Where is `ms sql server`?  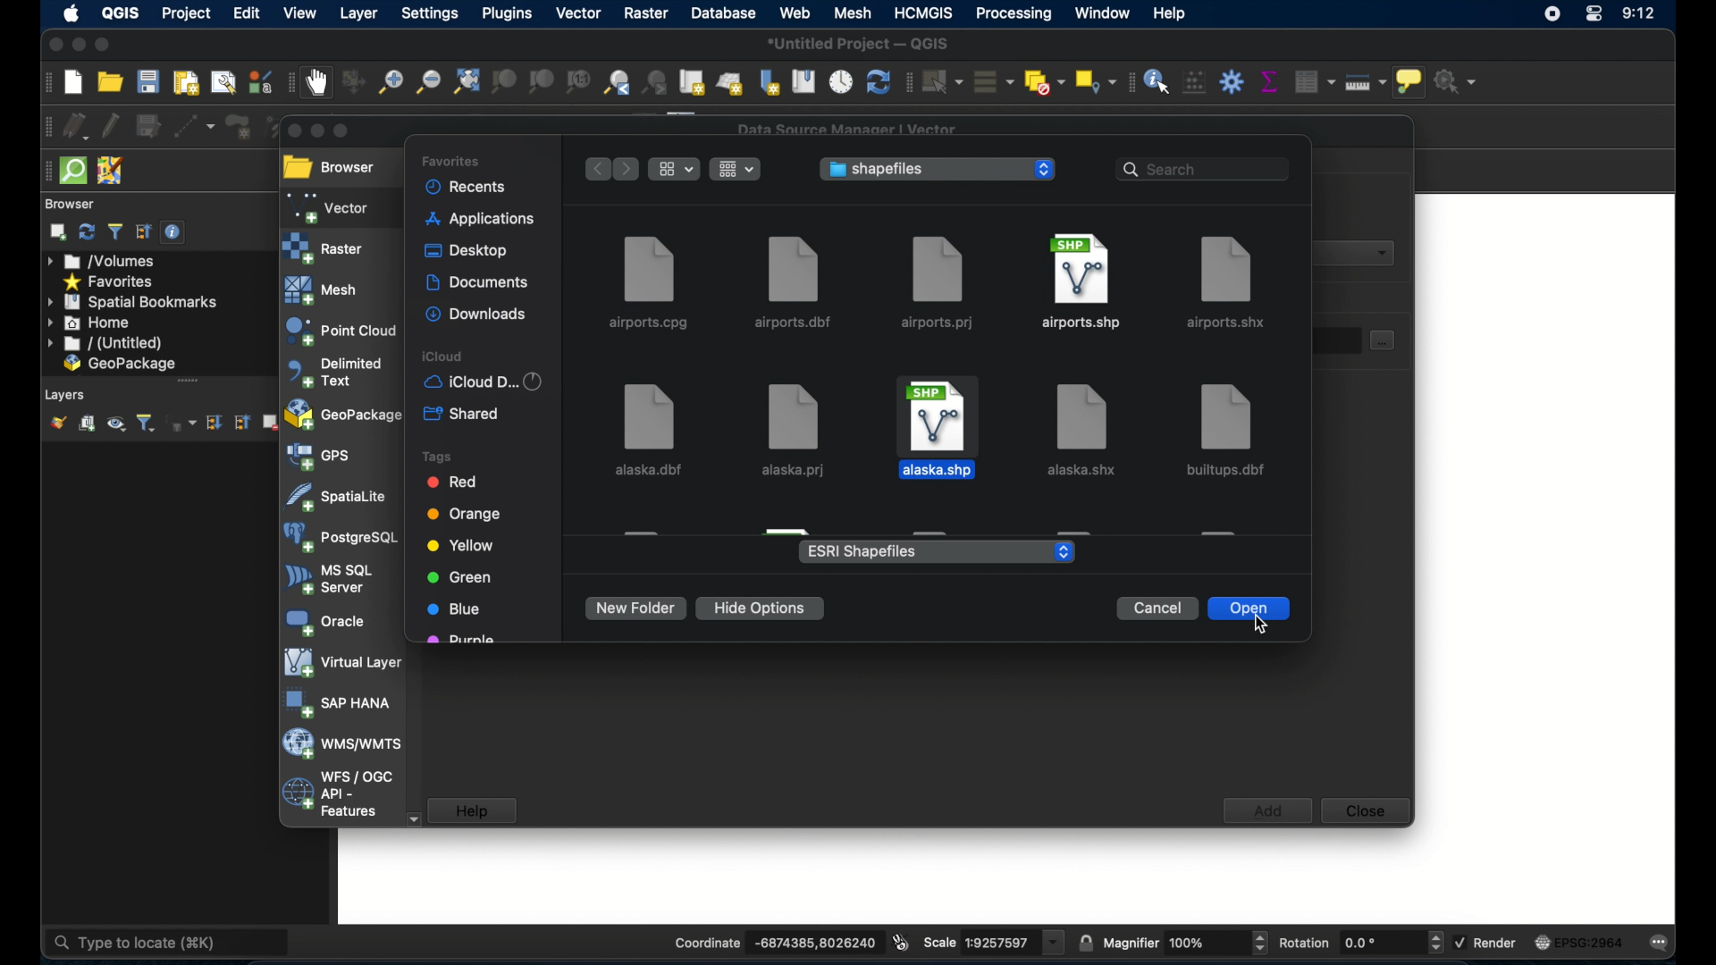
ms sql server is located at coordinates (329, 579).